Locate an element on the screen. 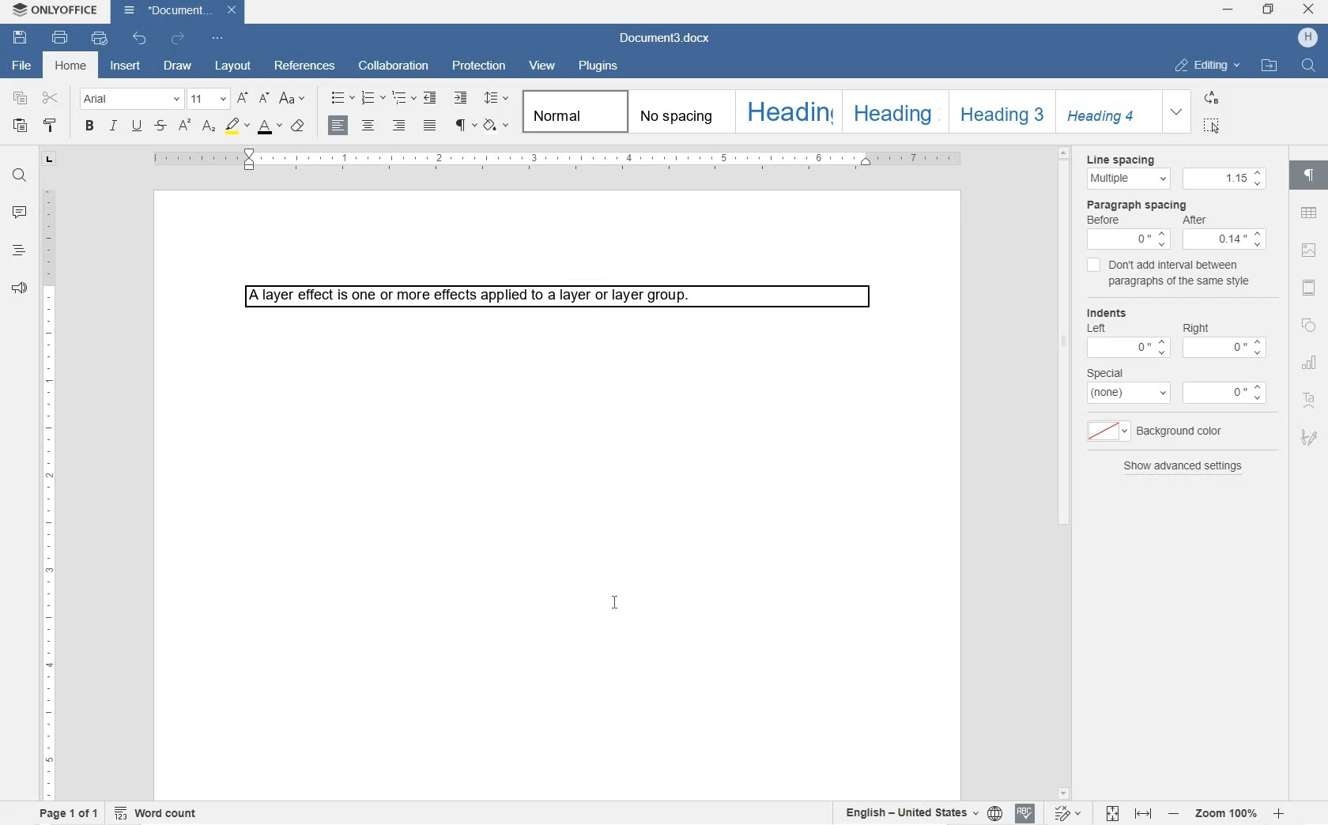 Image resolution: width=1328 pixels, height=825 pixels. FONT COLOR is located at coordinates (271, 126).